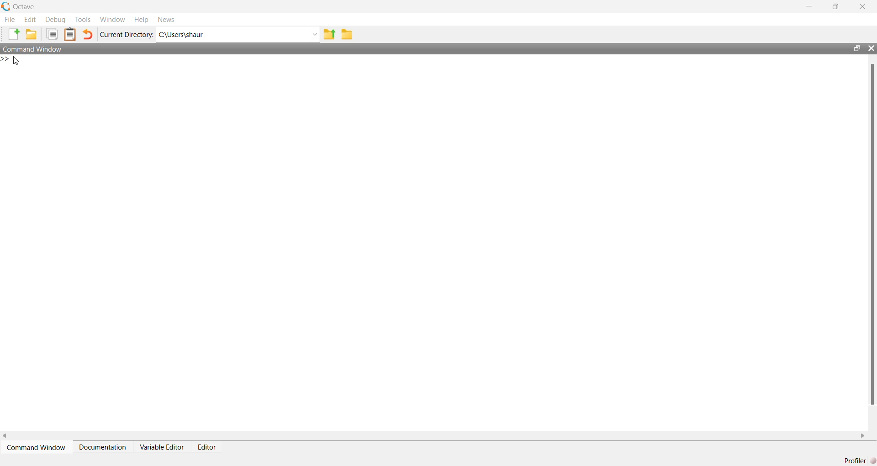 The width and height of the screenshot is (877, 466). Describe the element at coordinates (88, 34) in the screenshot. I see `undo` at that location.